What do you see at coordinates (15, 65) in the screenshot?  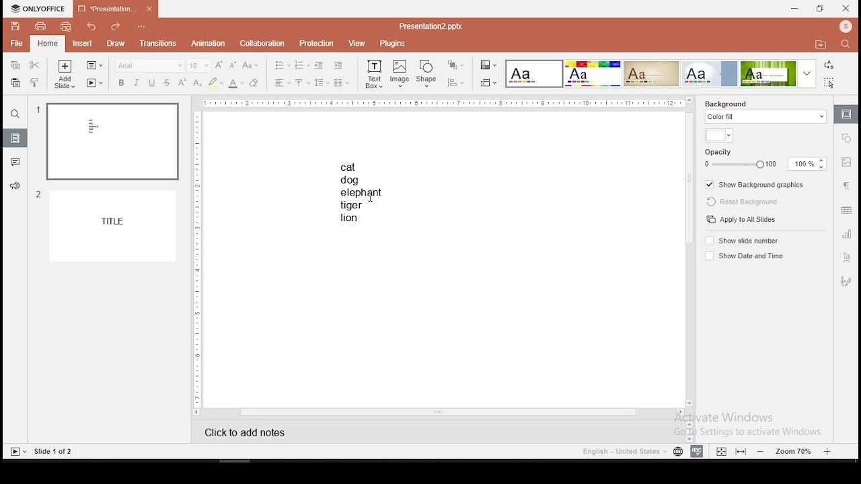 I see `copy` at bounding box center [15, 65].